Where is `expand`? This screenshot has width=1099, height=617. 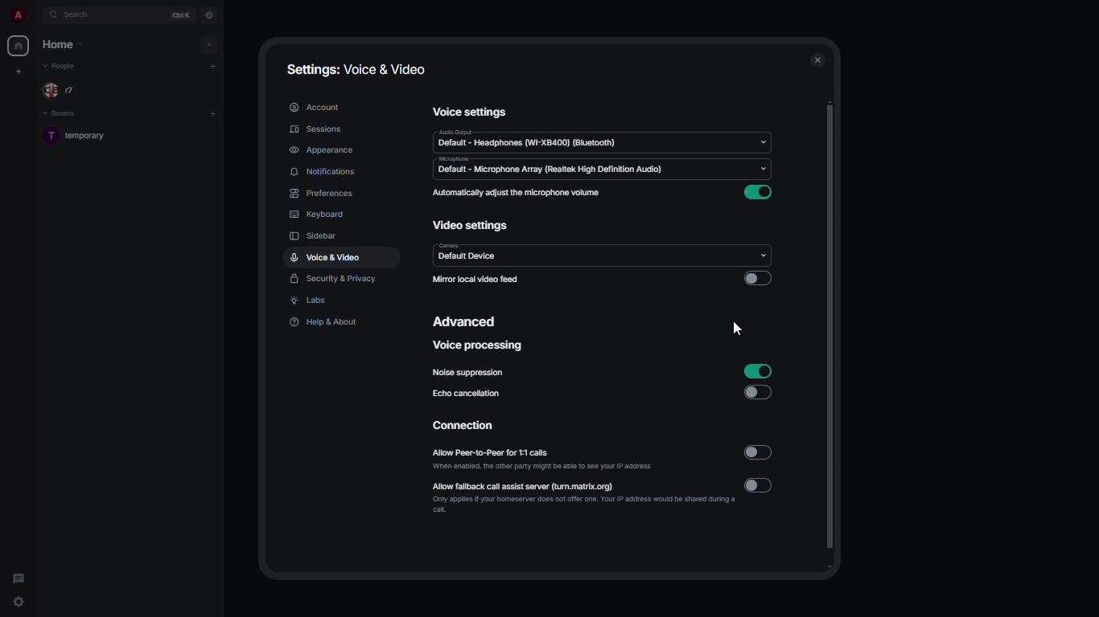
expand is located at coordinates (37, 15).